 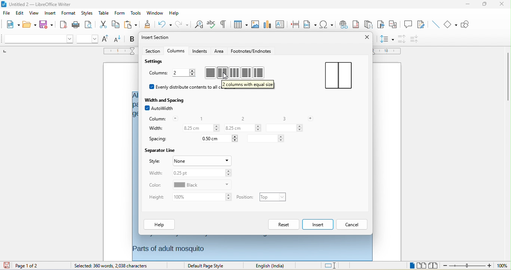 I want to click on copy, so click(x=115, y=25).